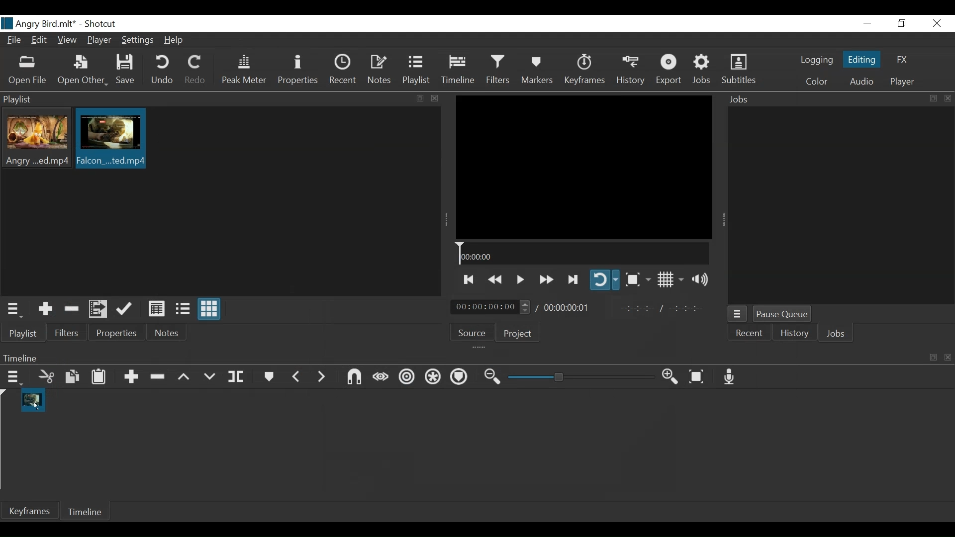 This screenshot has height=537, width=955. I want to click on Undo, so click(164, 70).